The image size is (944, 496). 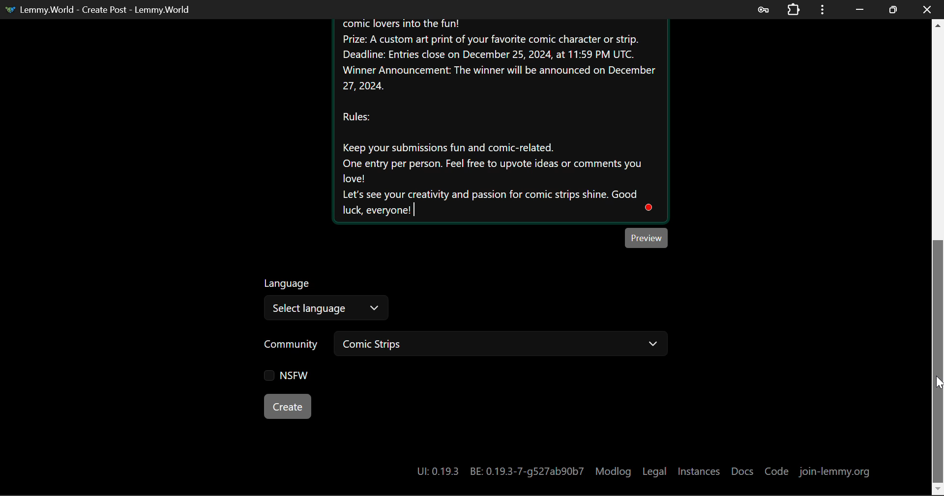 What do you see at coordinates (613, 471) in the screenshot?
I see `Modlog` at bounding box center [613, 471].